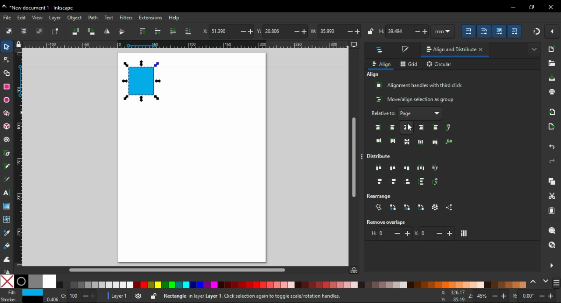  What do you see at coordinates (8, 18) in the screenshot?
I see `file` at bounding box center [8, 18].